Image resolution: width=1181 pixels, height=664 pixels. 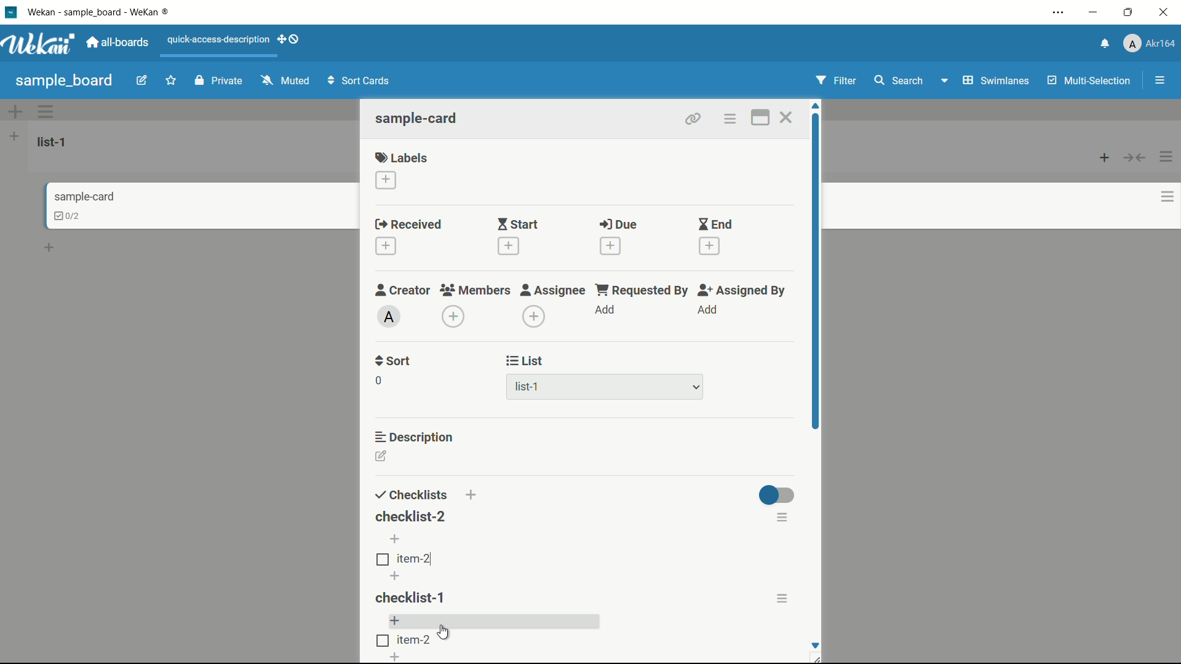 I want to click on filter, so click(x=837, y=81).